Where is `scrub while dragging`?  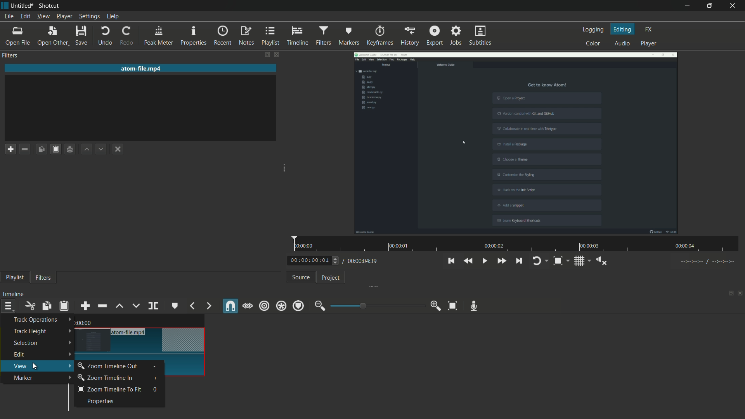 scrub while dragging is located at coordinates (247, 306).